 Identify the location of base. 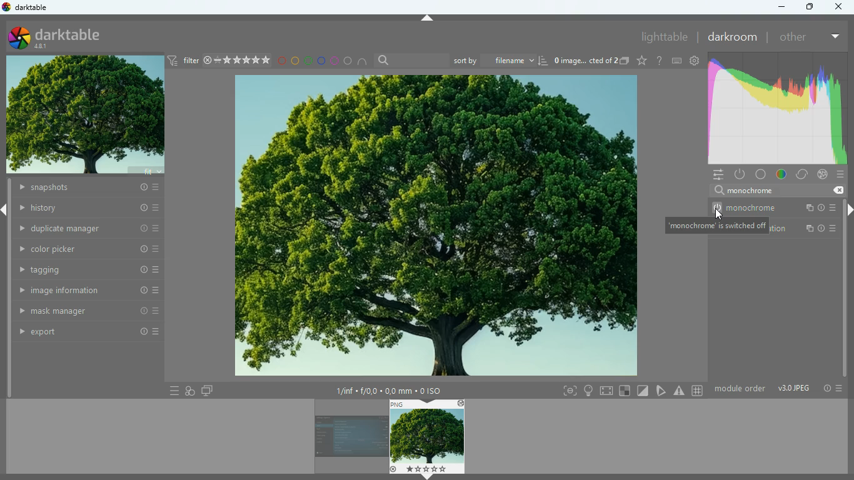
(759, 174).